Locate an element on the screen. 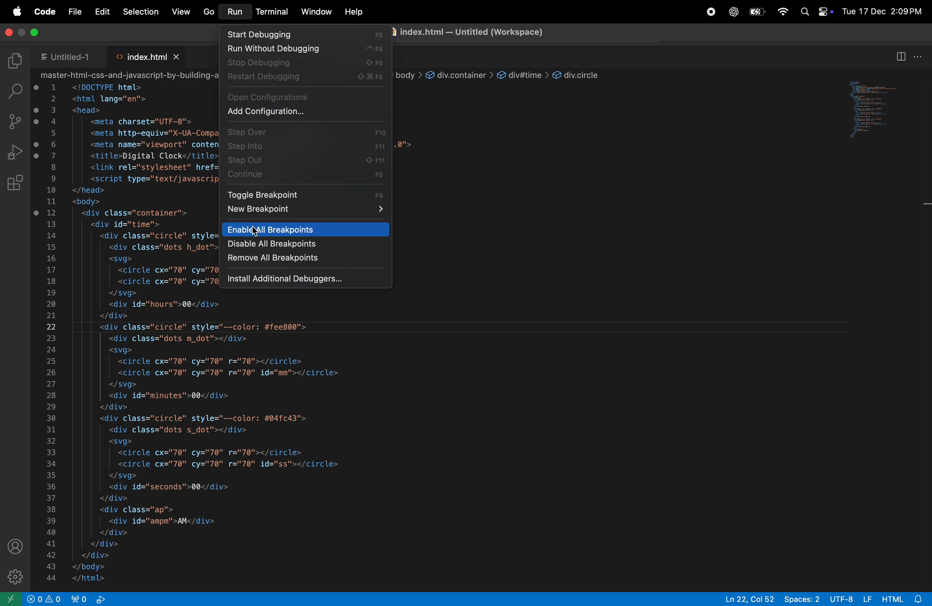  run debug is located at coordinates (14, 152).